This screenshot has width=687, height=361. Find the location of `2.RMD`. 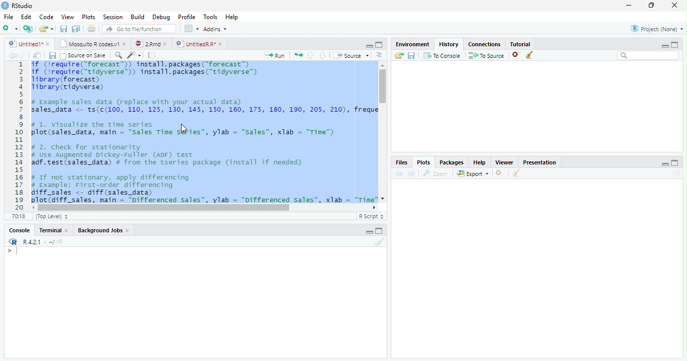

2.RMD is located at coordinates (151, 44).